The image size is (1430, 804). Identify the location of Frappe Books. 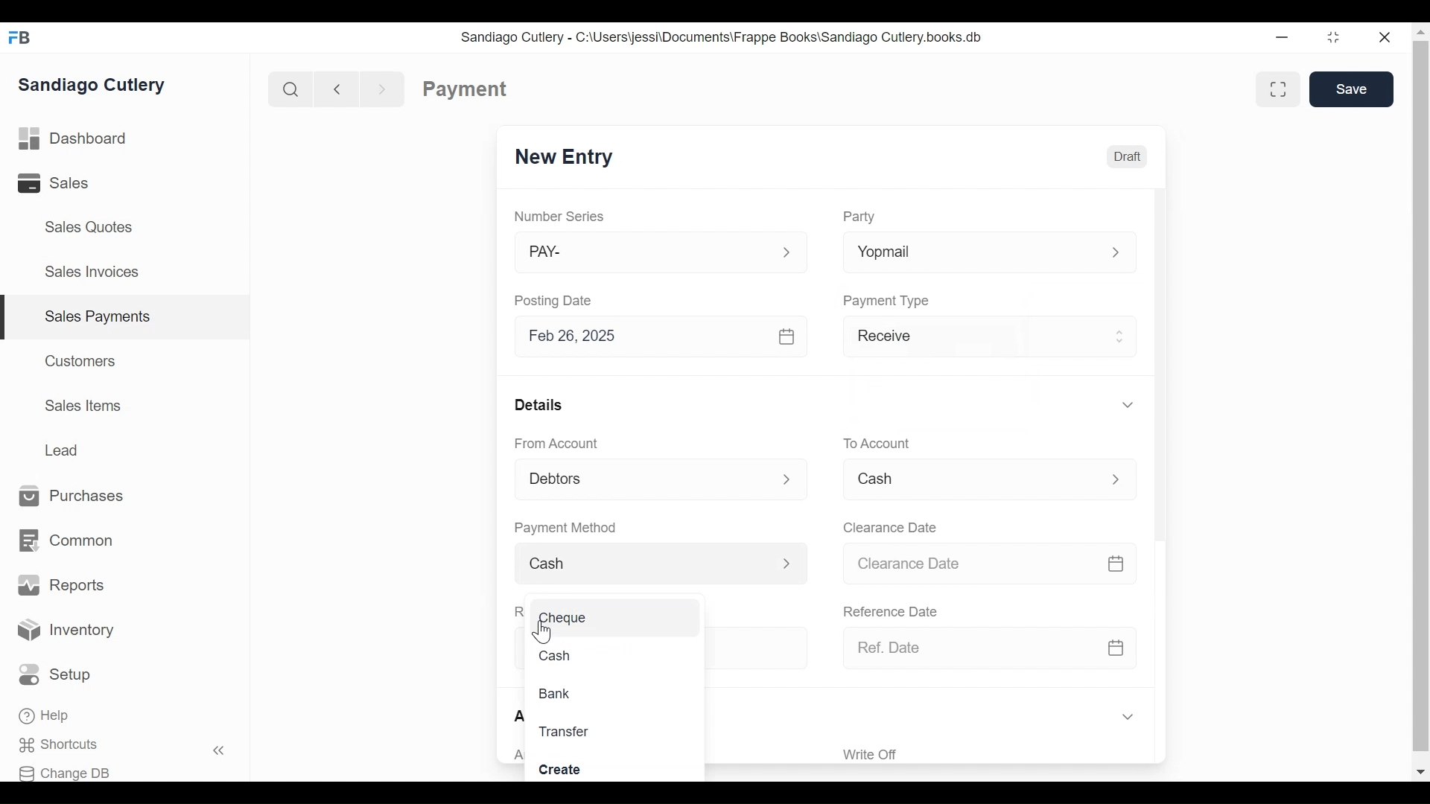
(21, 37).